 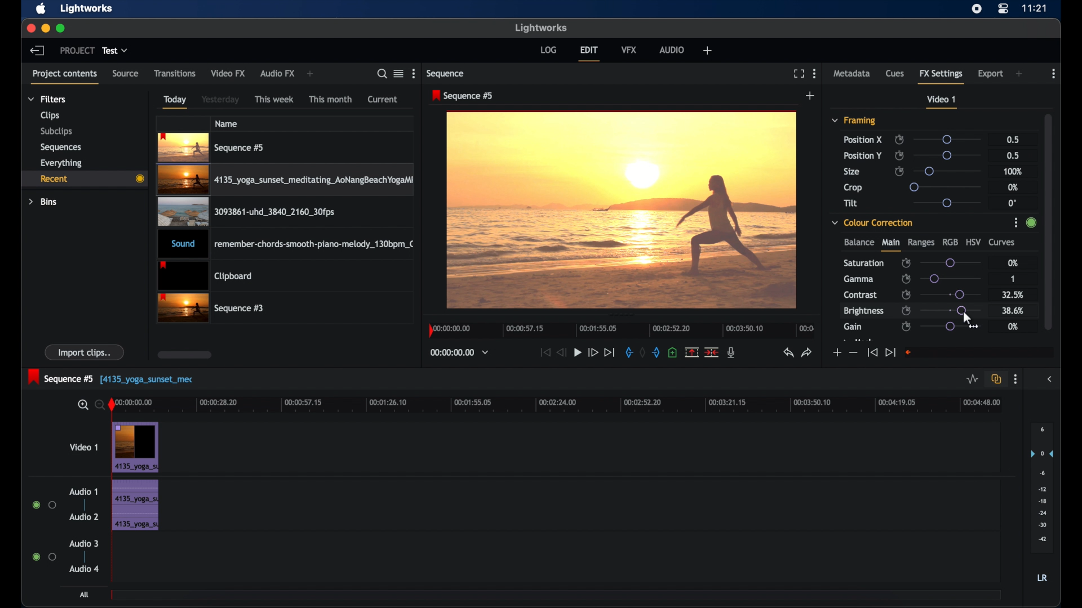 I want to click on enable/disable keyframes, so click(x=907, y=279).